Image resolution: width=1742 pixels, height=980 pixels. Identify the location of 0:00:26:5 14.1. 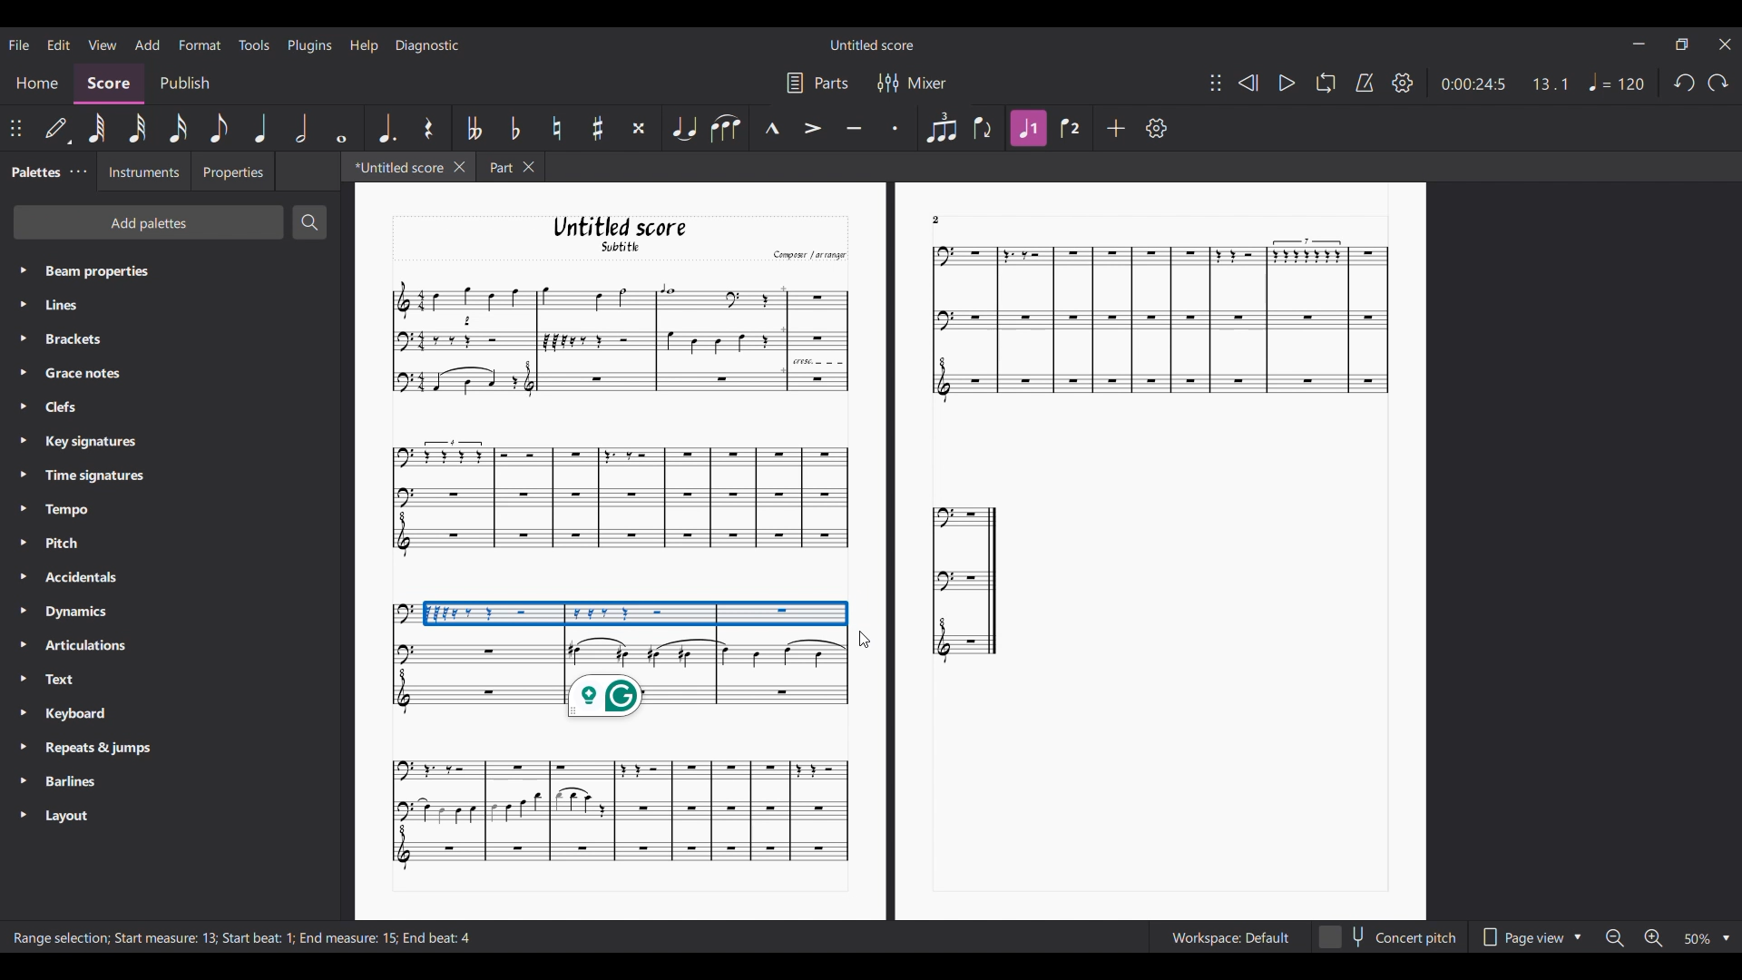
(1511, 83).